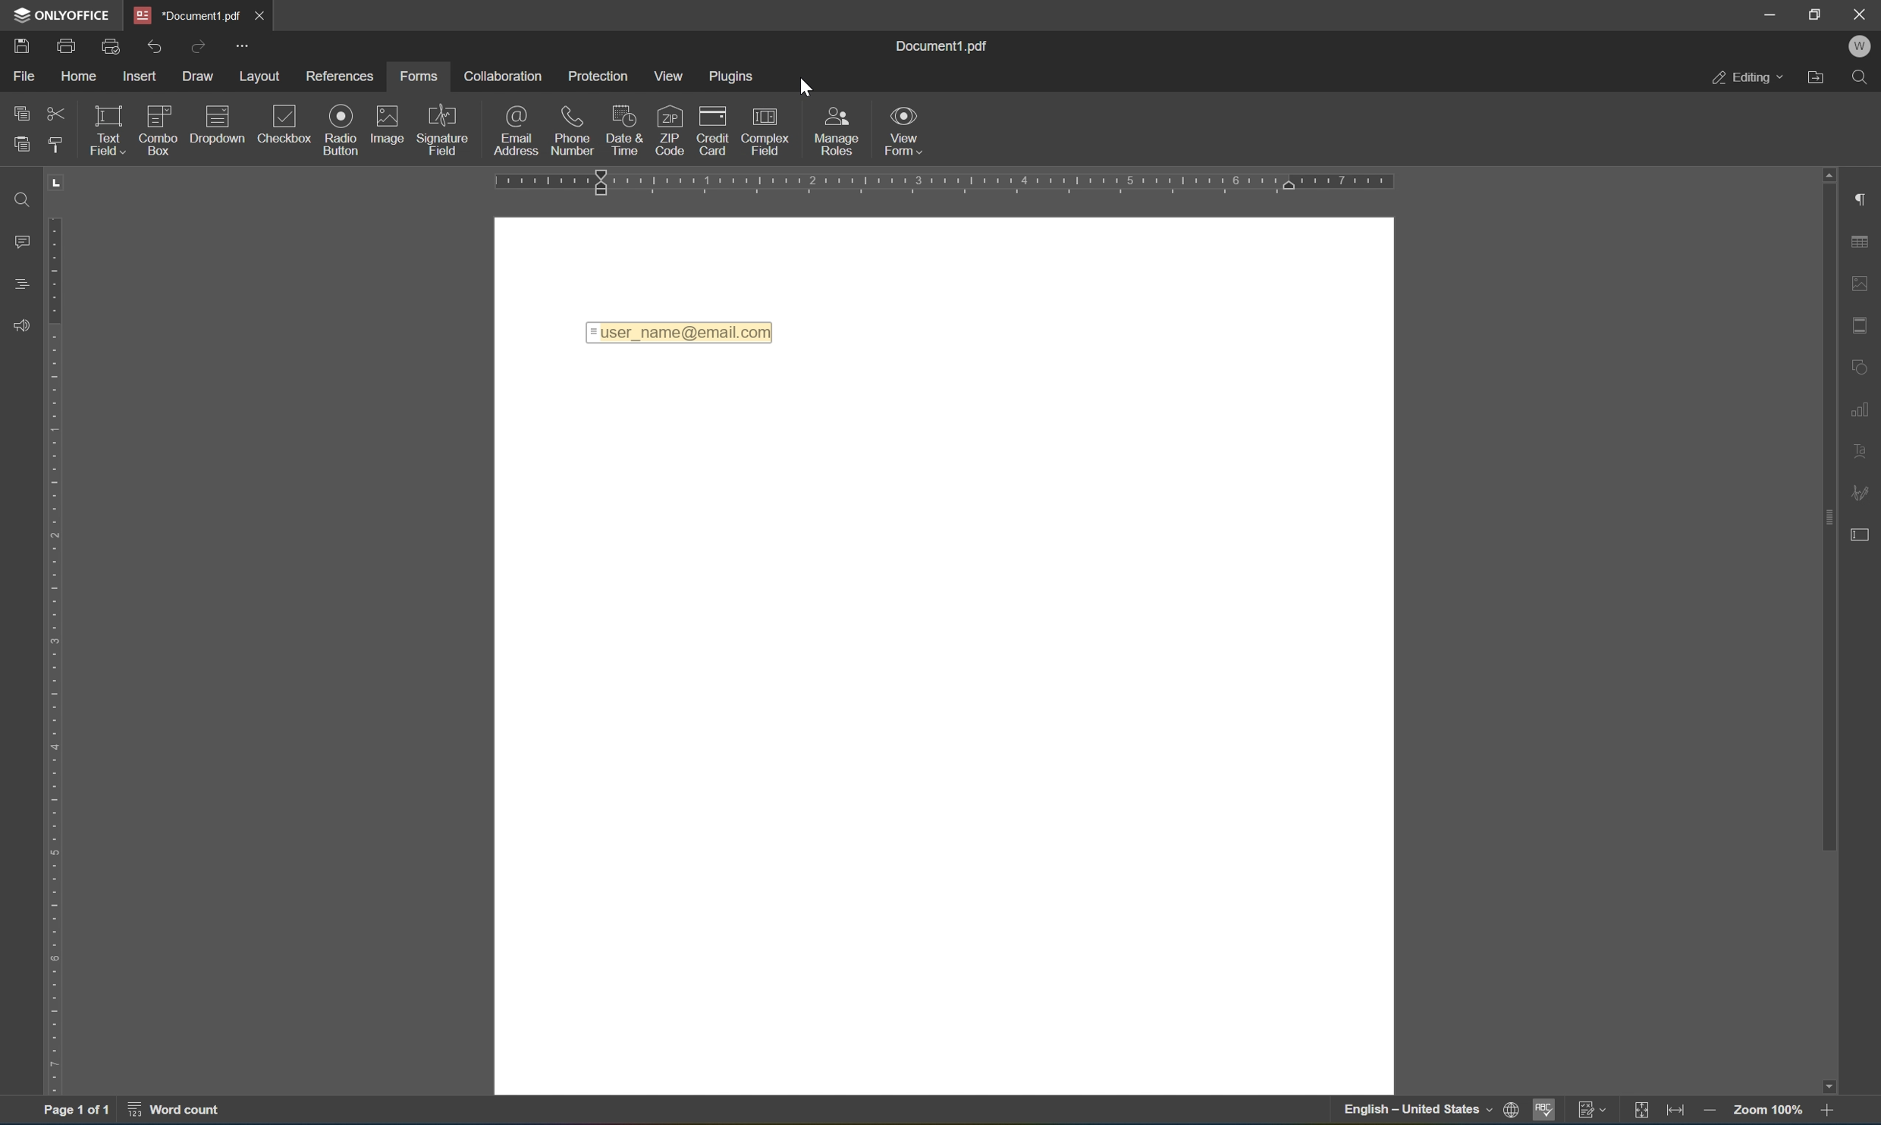  I want to click on spell checking, so click(1545, 1112).